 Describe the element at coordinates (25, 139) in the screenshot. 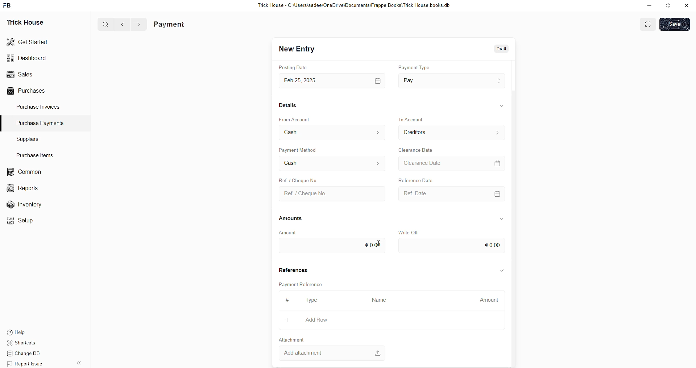

I see `Suppliers` at that location.